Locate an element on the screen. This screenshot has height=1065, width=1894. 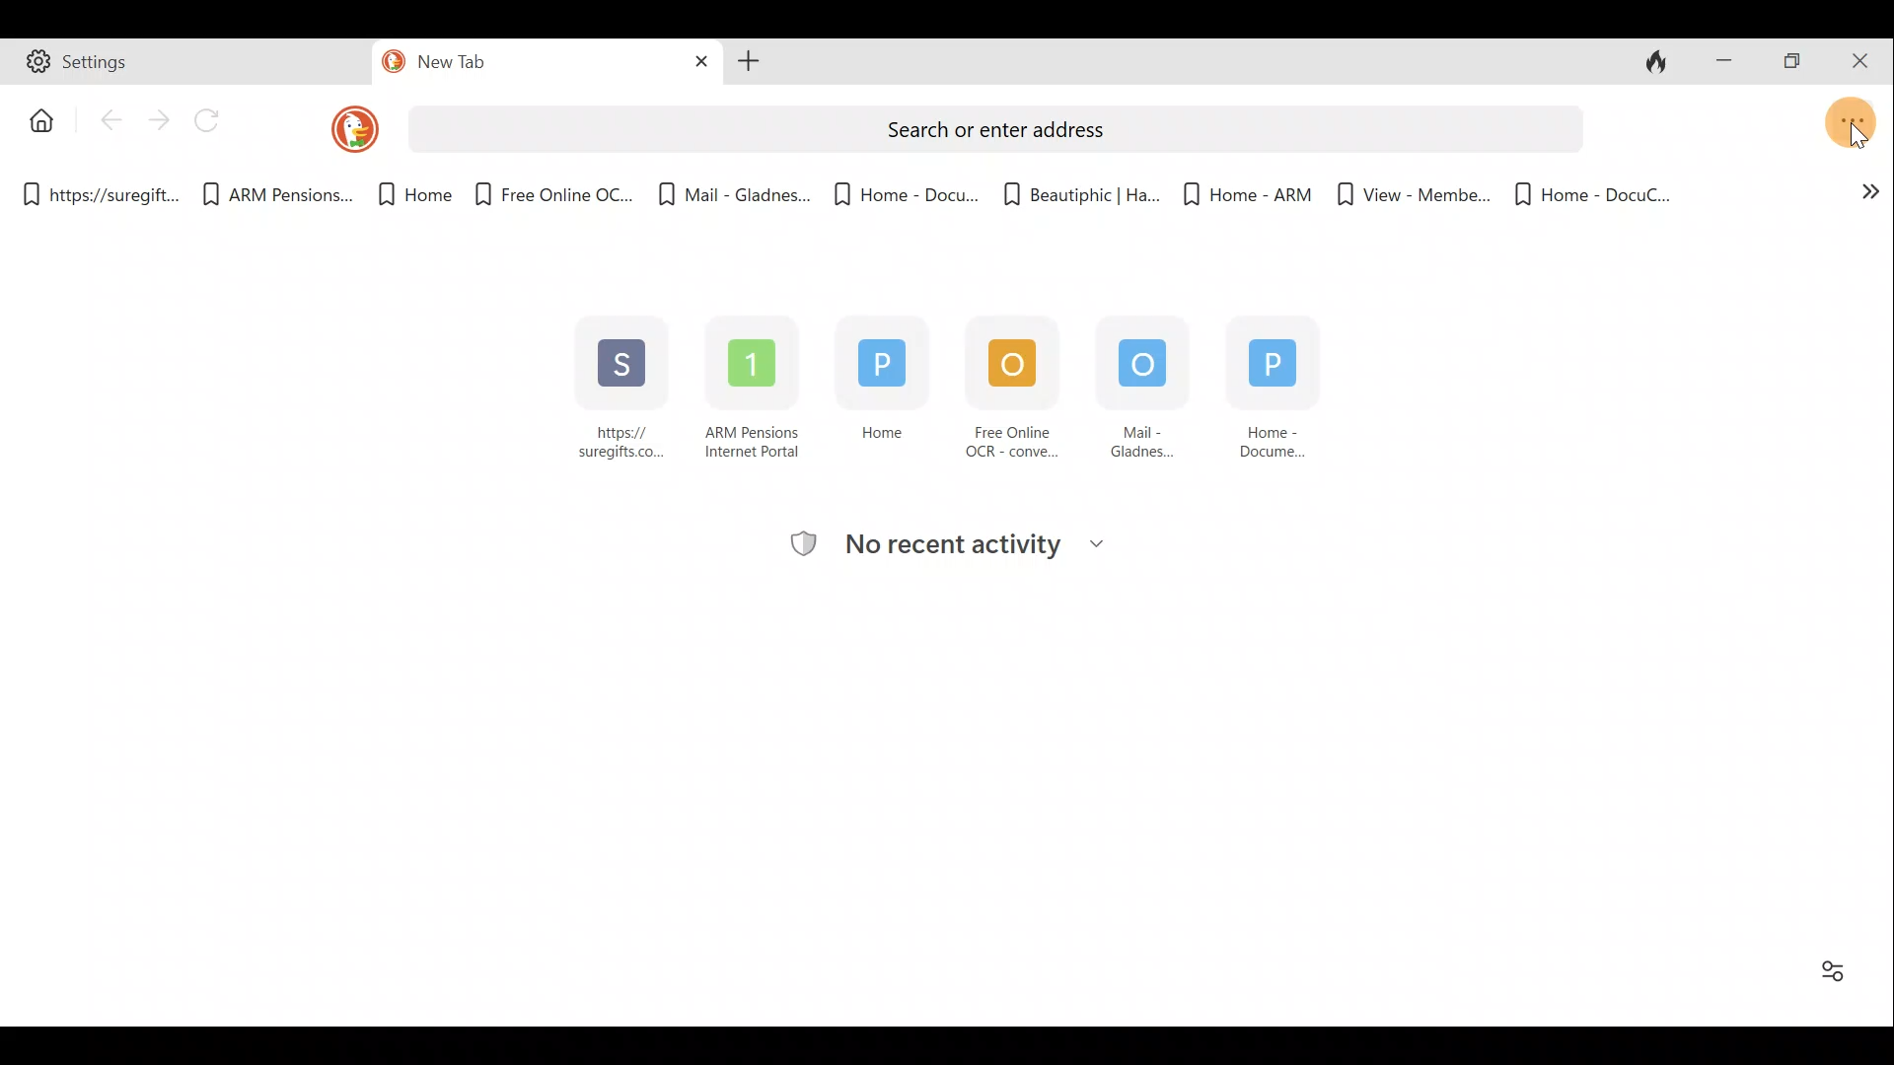
Minimise is located at coordinates (1723, 64).